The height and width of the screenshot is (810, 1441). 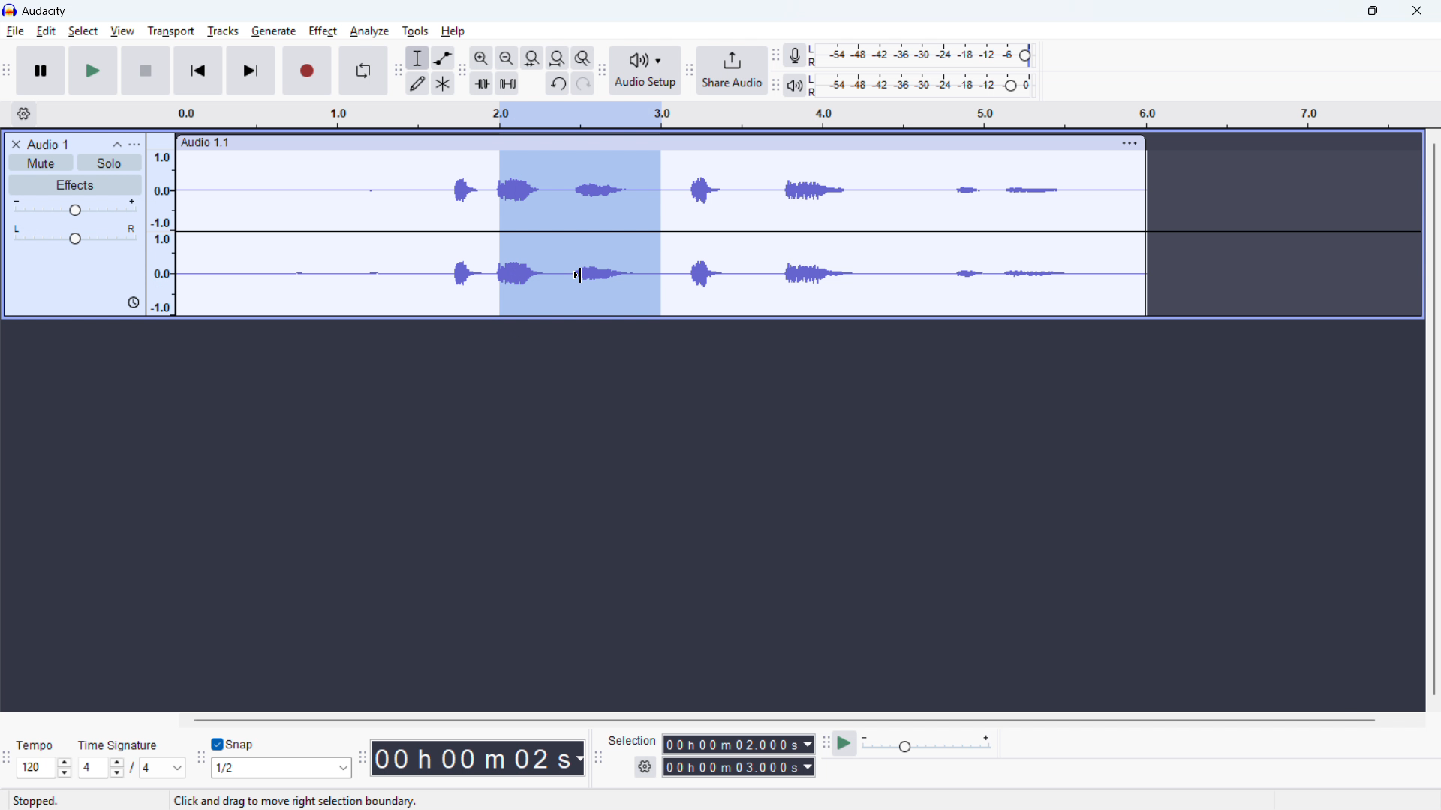 What do you see at coordinates (480, 58) in the screenshot?
I see `ZoZoom in` at bounding box center [480, 58].